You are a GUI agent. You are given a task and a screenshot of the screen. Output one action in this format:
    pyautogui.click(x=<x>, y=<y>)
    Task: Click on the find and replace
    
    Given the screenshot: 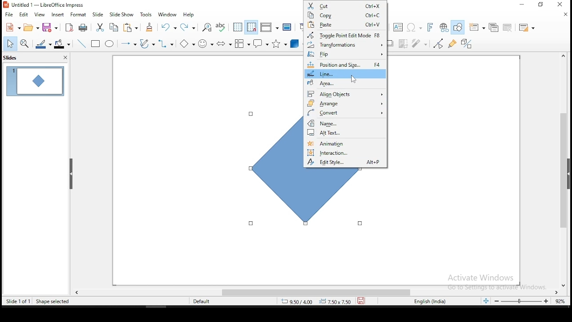 What is the action you would take?
    pyautogui.click(x=207, y=26)
    